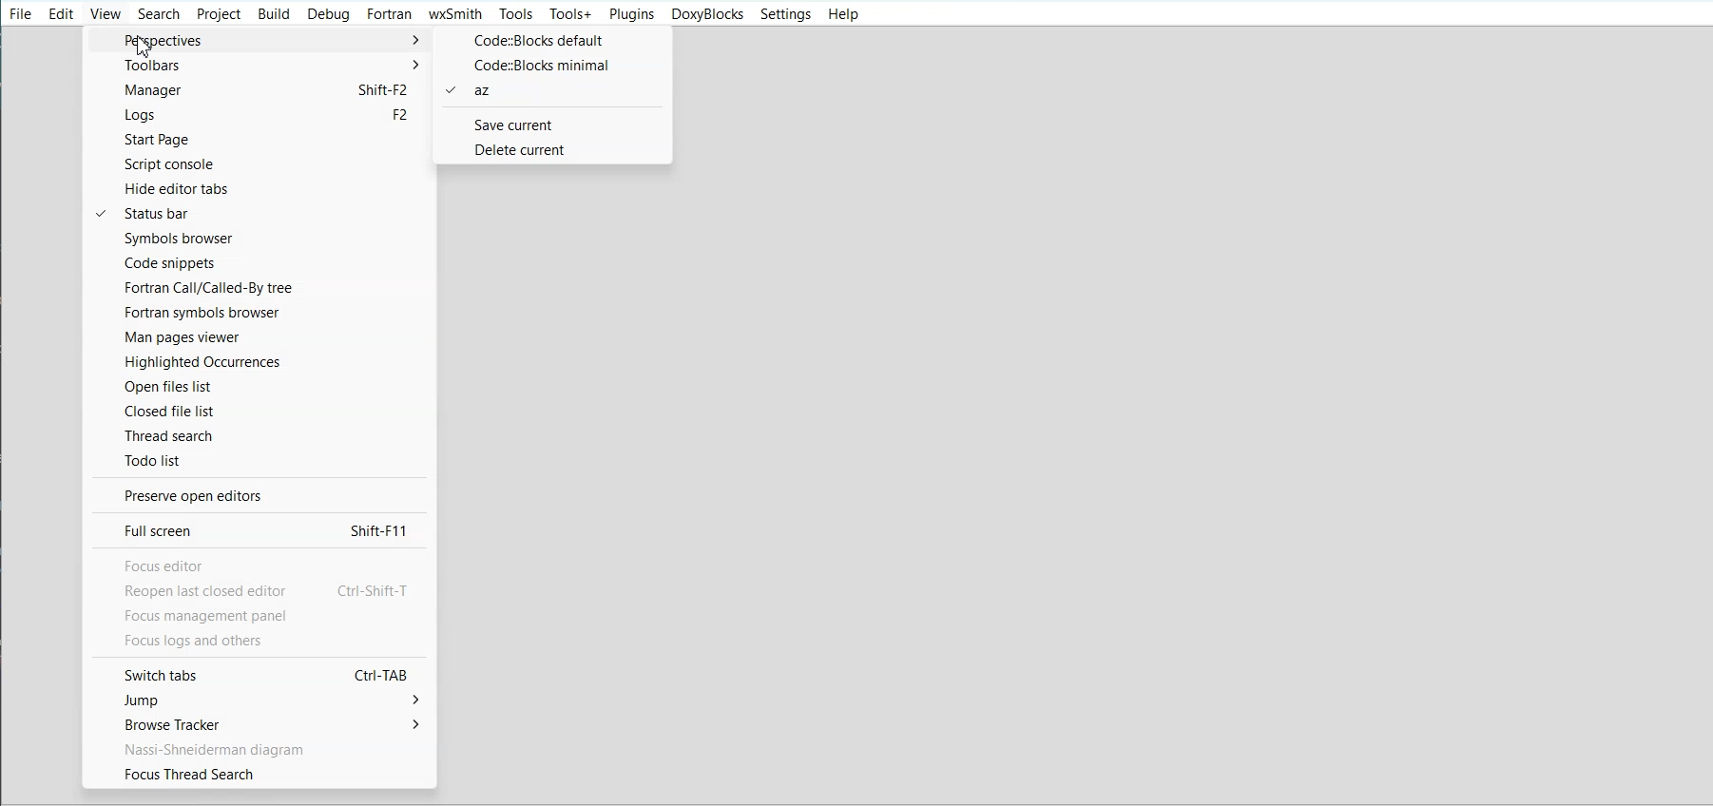 This screenshot has height=806, width=1713. Describe the element at coordinates (263, 603) in the screenshot. I see `text` at that location.